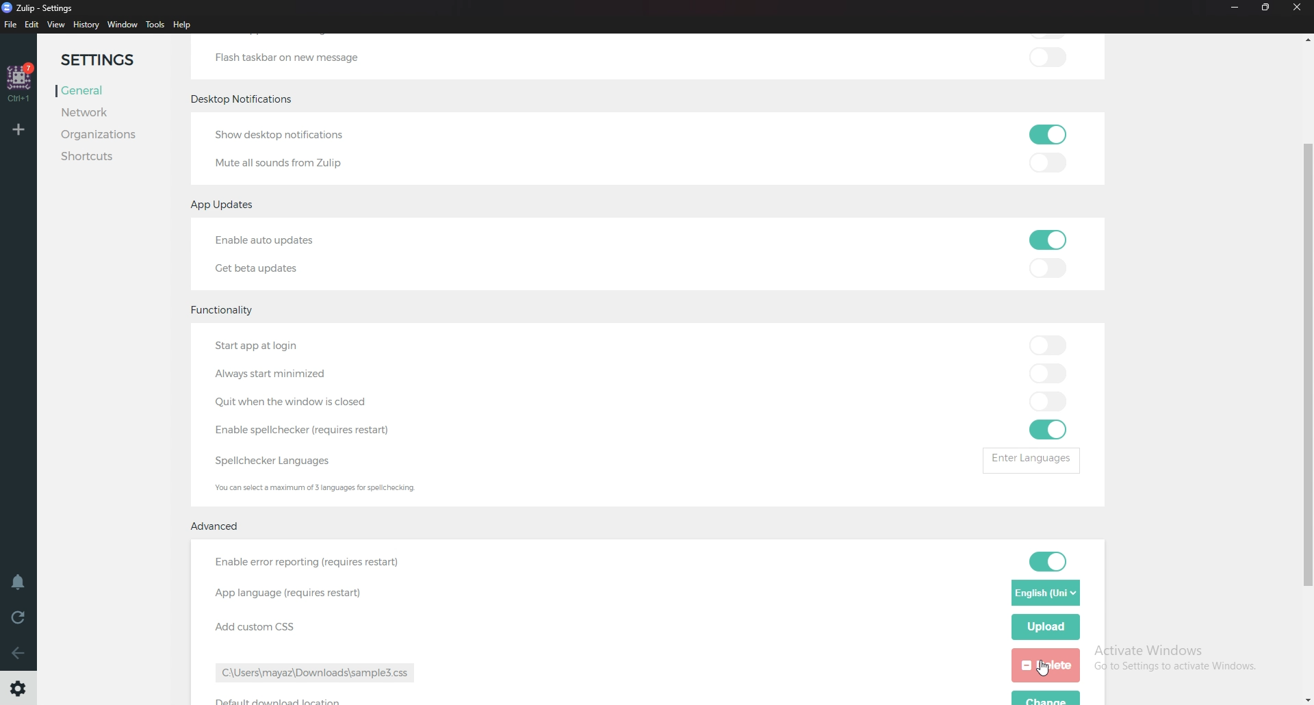 The height and width of the screenshot is (705, 1314). Describe the element at coordinates (19, 83) in the screenshot. I see `home` at that location.